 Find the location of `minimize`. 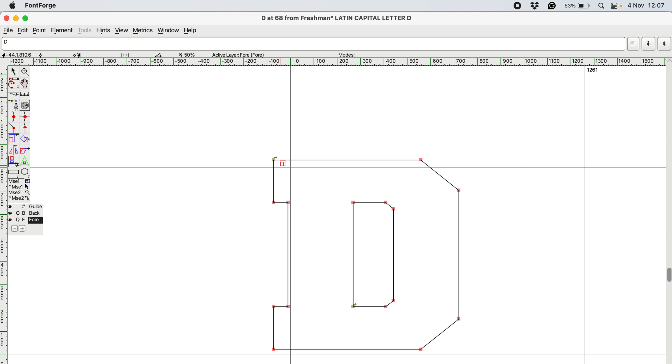

minimize is located at coordinates (16, 18).